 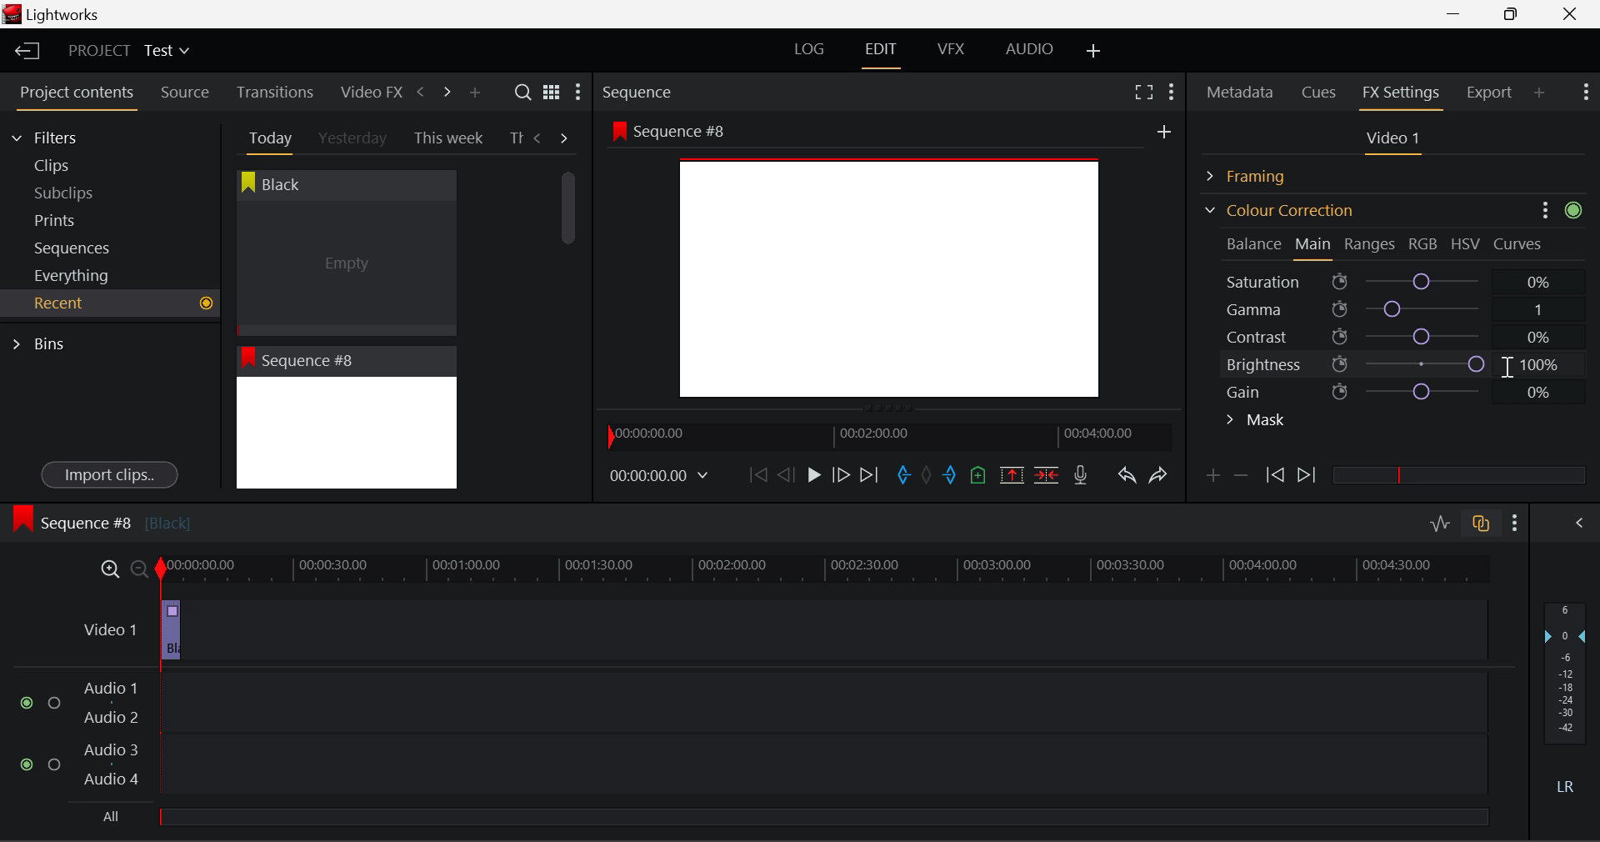 What do you see at coordinates (642, 93) in the screenshot?
I see `Sequence Preview Section` at bounding box center [642, 93].